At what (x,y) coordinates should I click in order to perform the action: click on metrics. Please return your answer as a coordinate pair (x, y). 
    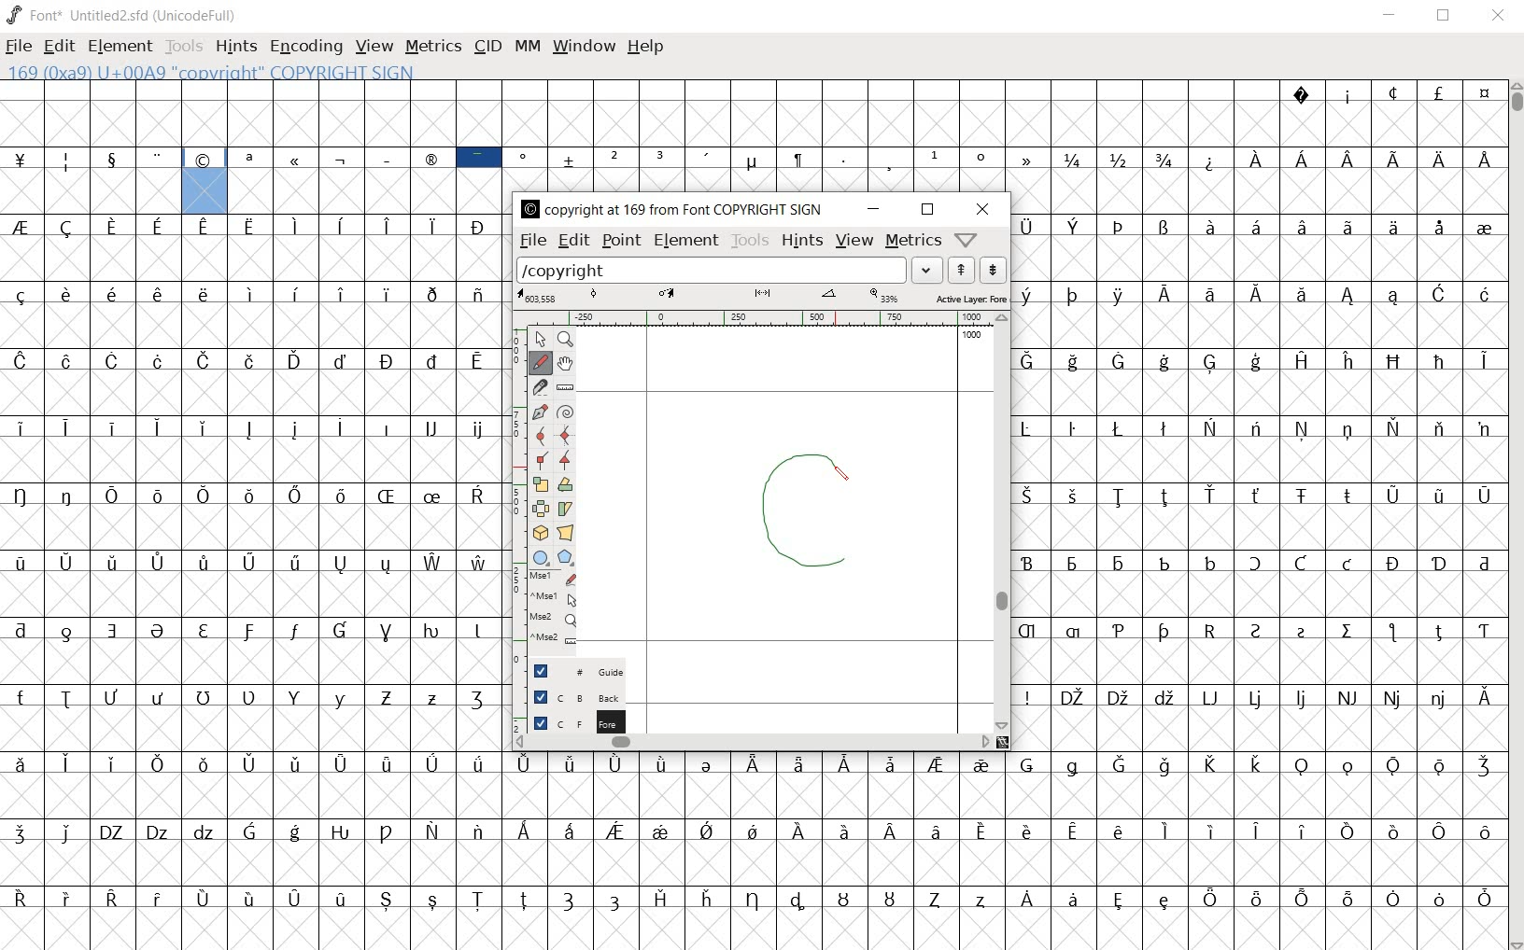
    Looking at the image, I should click on (432, 46).